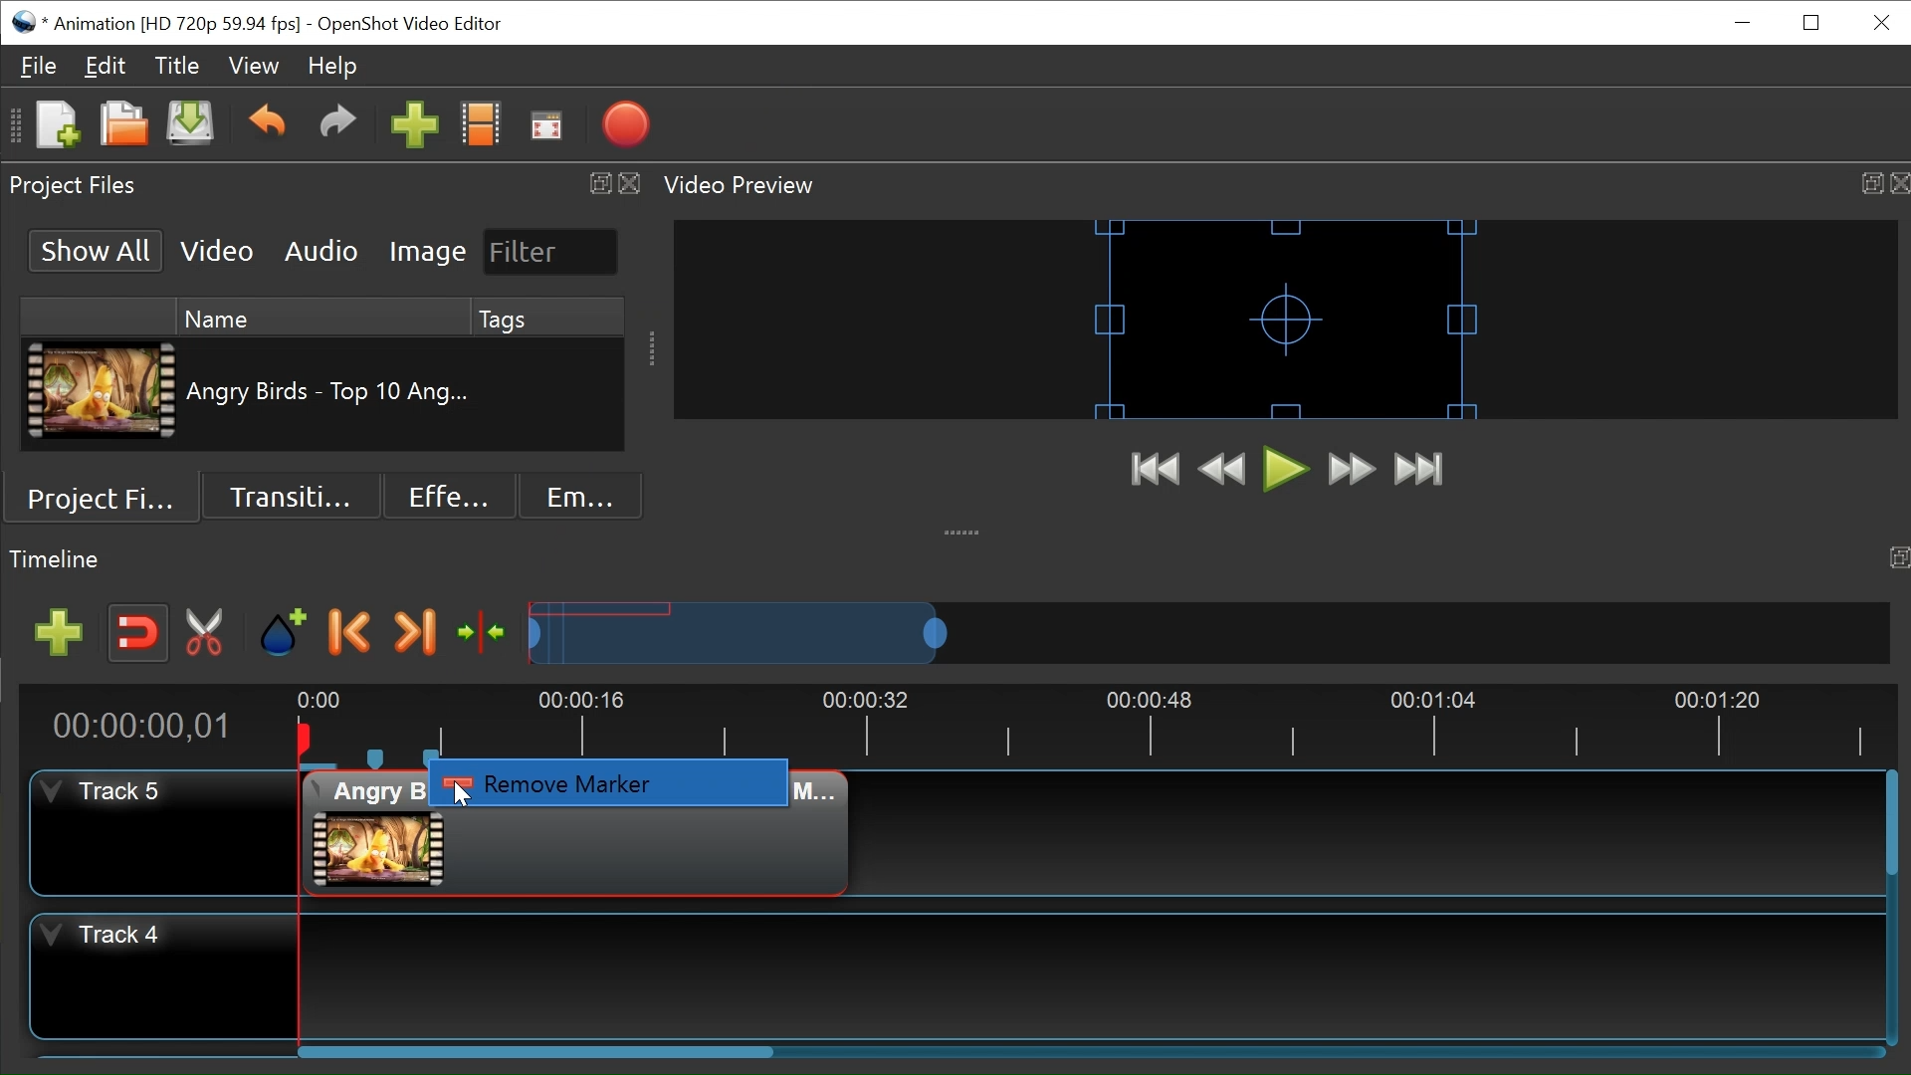  What do you see at coordinates (534, 1052) in the screenshot?
I see `Horizontal Scroll bar` at bounding box center [534, 1052].